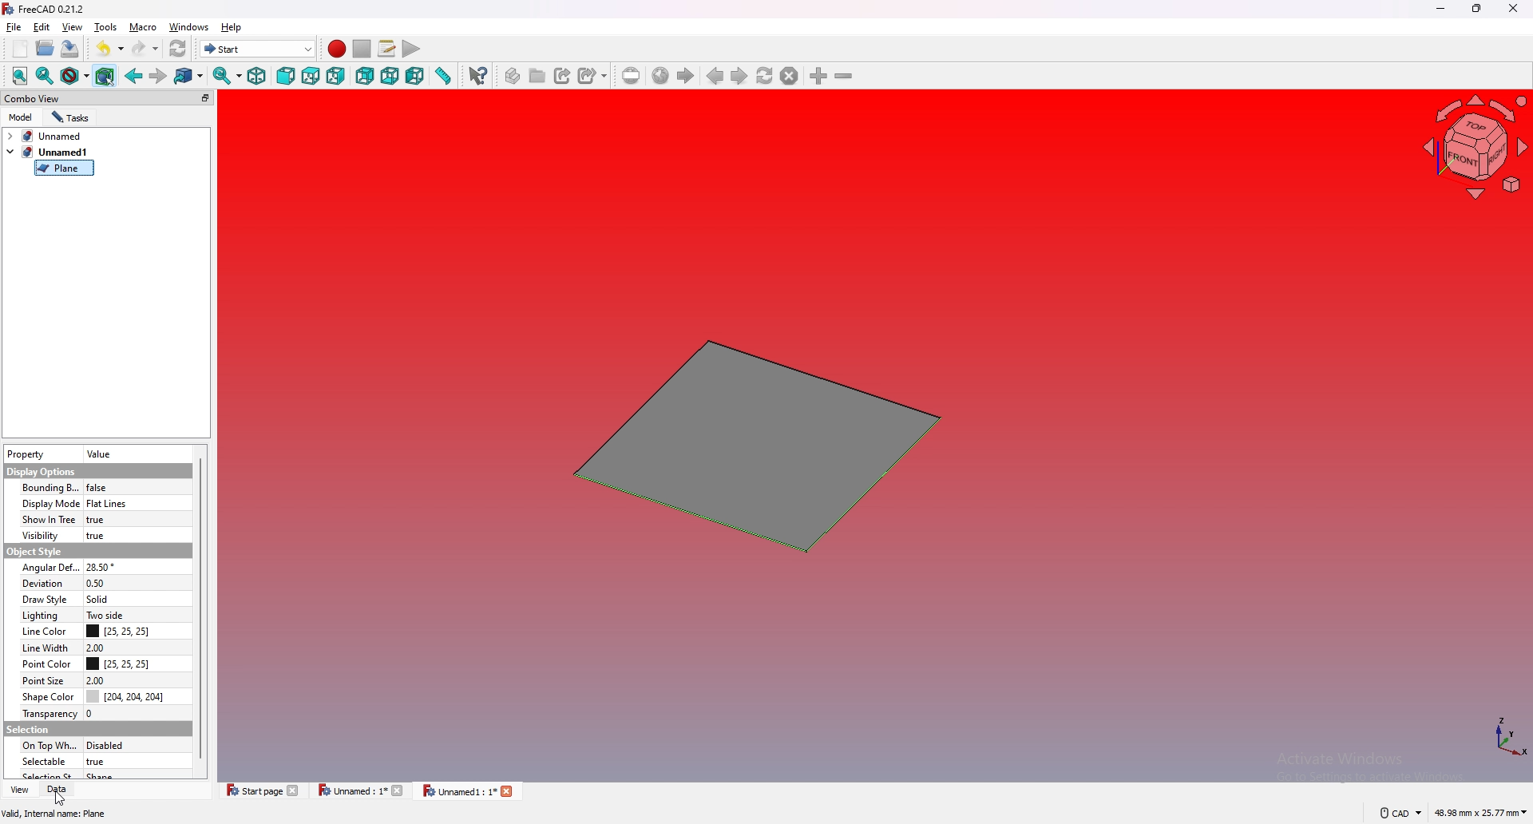 The image size is (1533, 824). Describe the element at coordinates (44, 583) in the screenshot. I see `deviation` at that location.